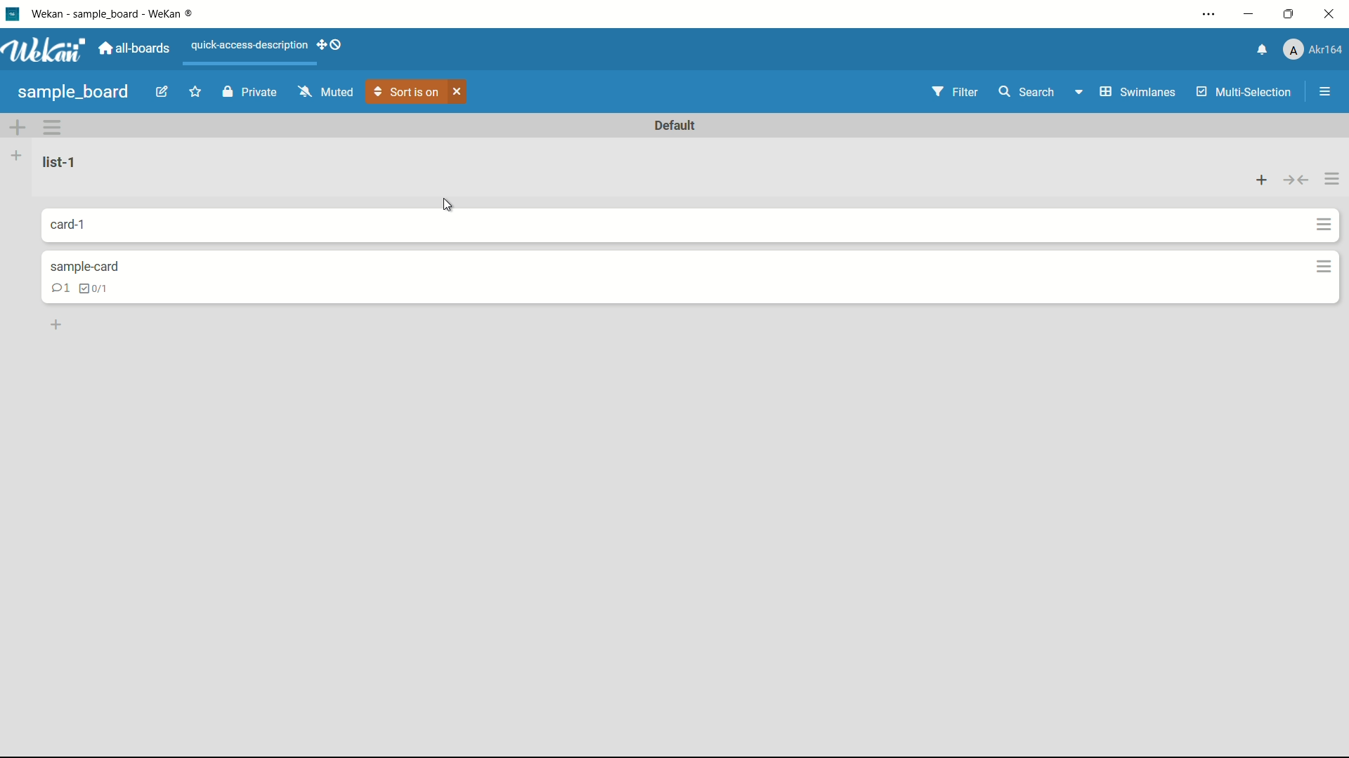 The width and height of the screenshot is (1349, 758). Describe the element at coordinates (12, 13) in the screenshot. I see `app icon` at that location.